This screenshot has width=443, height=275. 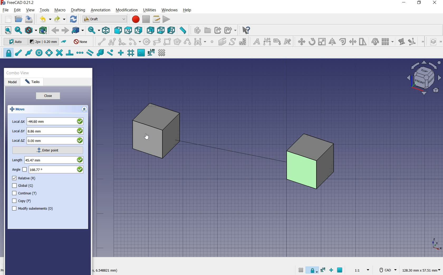 I want to click on ellipse, so click(x=157, y=42).